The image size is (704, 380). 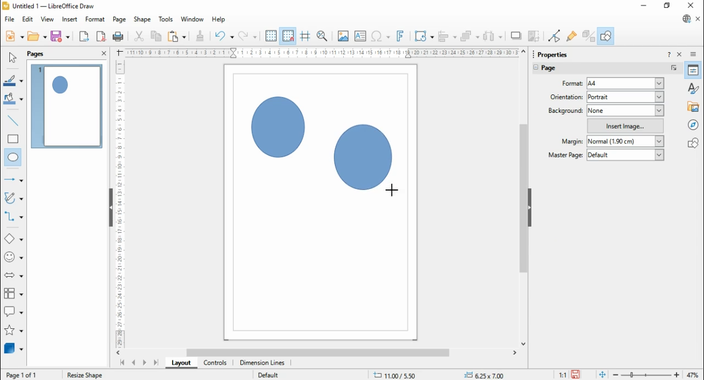 What do you see at coordinates (381, 36) in the screenshot?
I see `insert special characters` at bounding box center [381, 36].